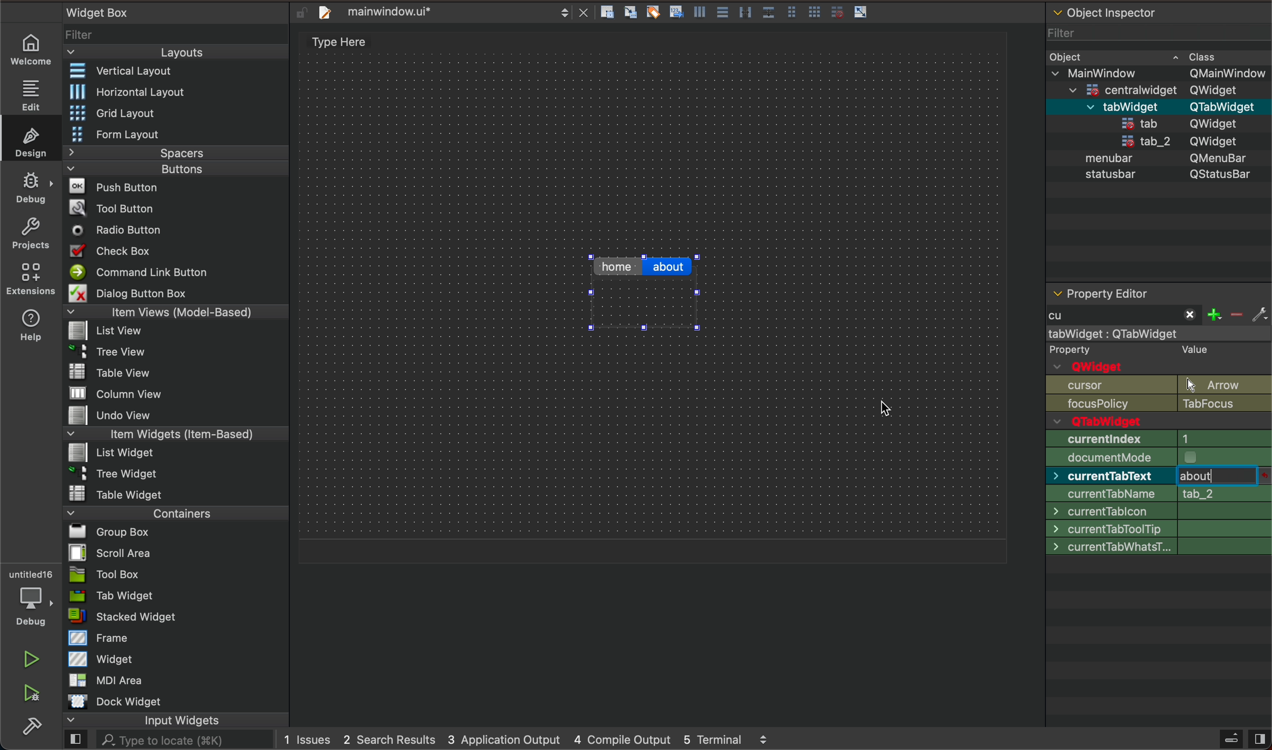  Describe the element at coordinates (1219, 475) in the screenshot. I see `click` at that location.